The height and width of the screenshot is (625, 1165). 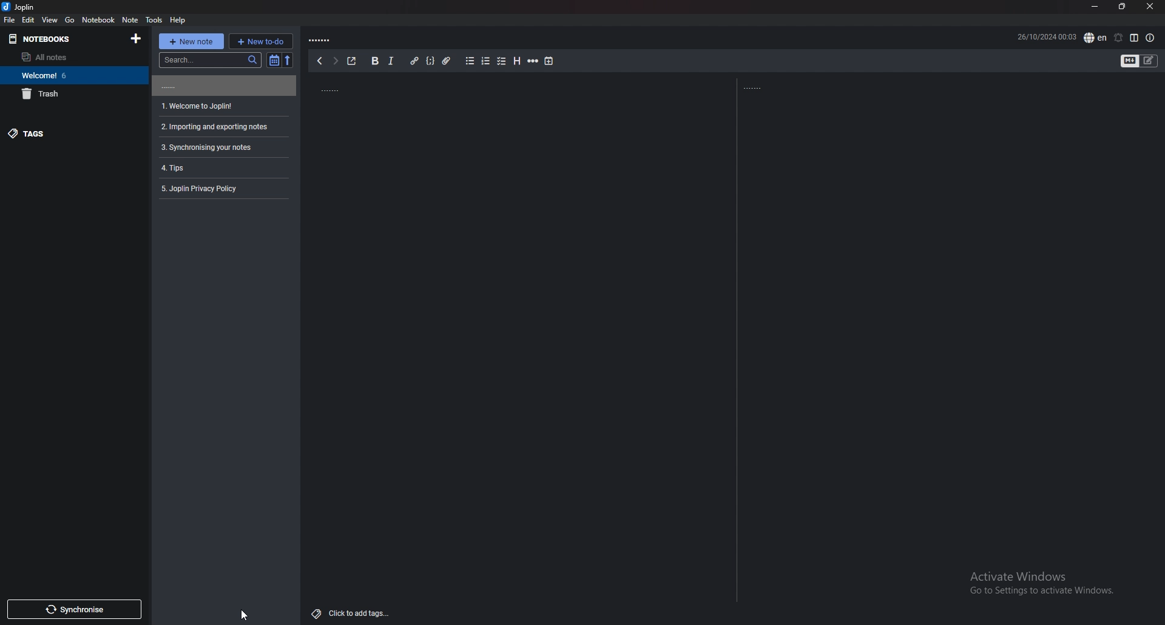 I want to click on 1.Welcome to Joplin!, so click(x=198, y=105).